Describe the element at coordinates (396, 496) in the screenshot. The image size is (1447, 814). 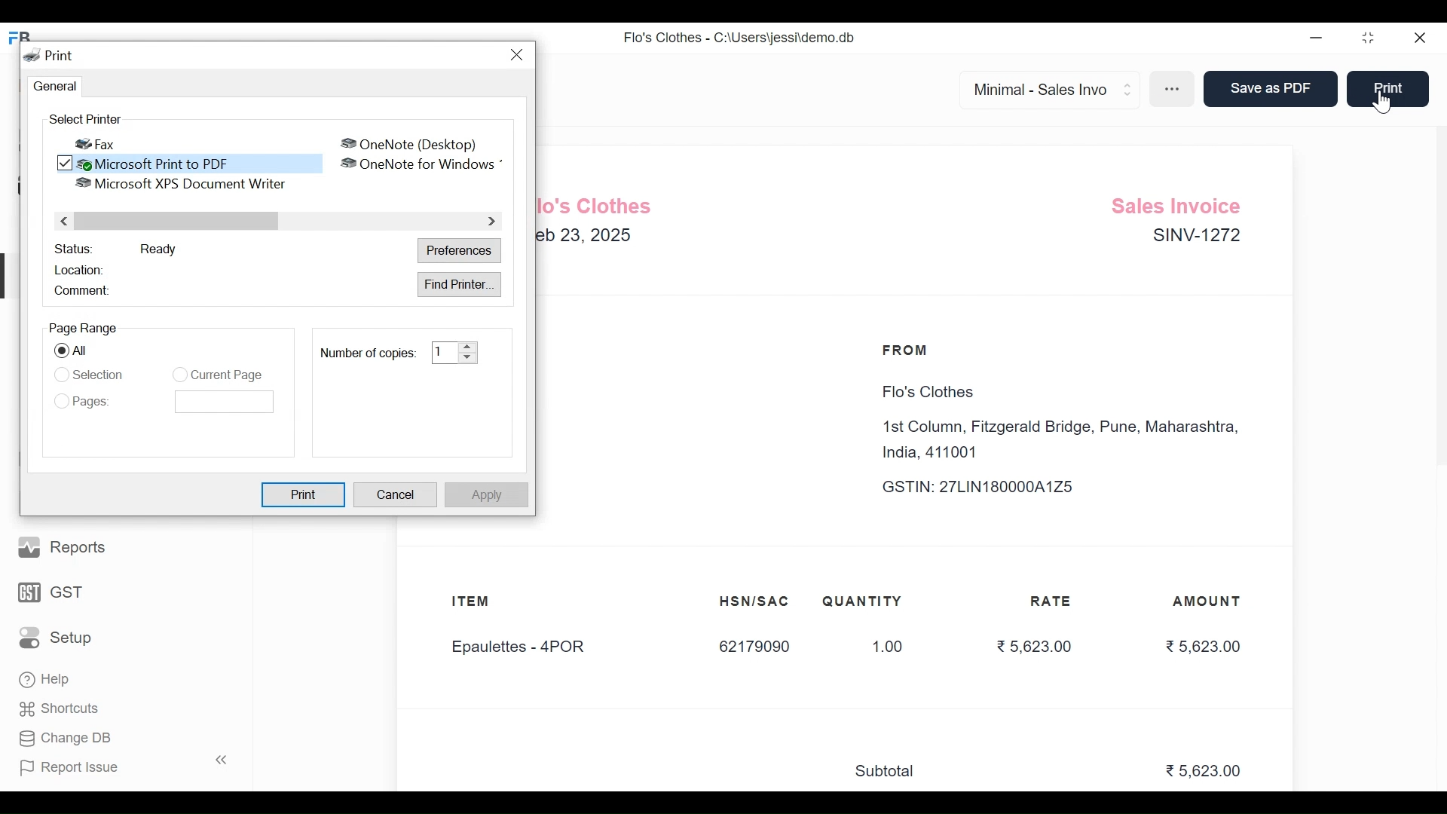
I see `Cancel` at that location.